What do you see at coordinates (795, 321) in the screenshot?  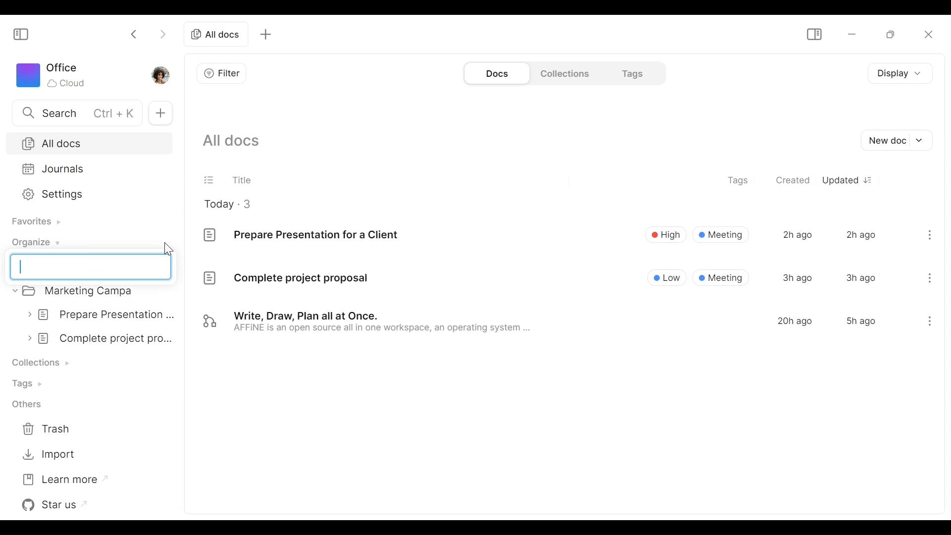 I see `20h ago` at bounding box center [795, 321].